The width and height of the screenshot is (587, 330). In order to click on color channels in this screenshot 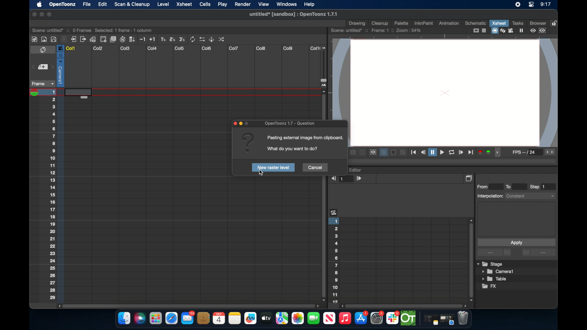, I will do `click(485, 152)`.